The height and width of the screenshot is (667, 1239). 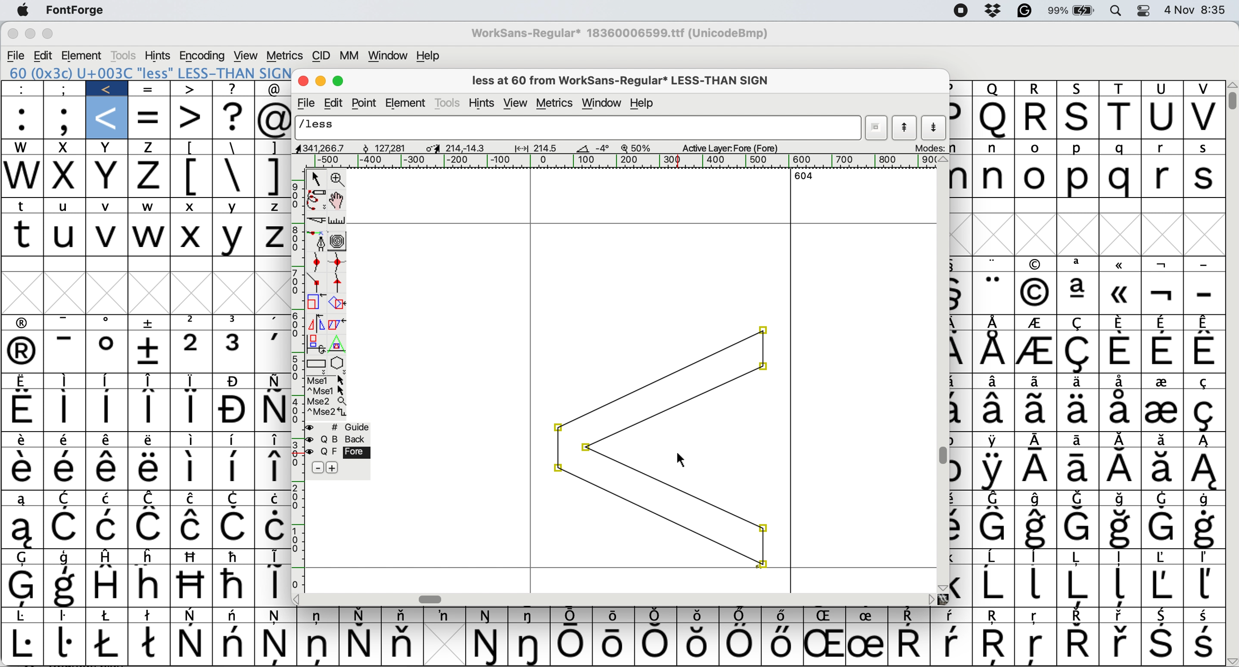 I want to click on Symbol, so click(x=108, y=381).